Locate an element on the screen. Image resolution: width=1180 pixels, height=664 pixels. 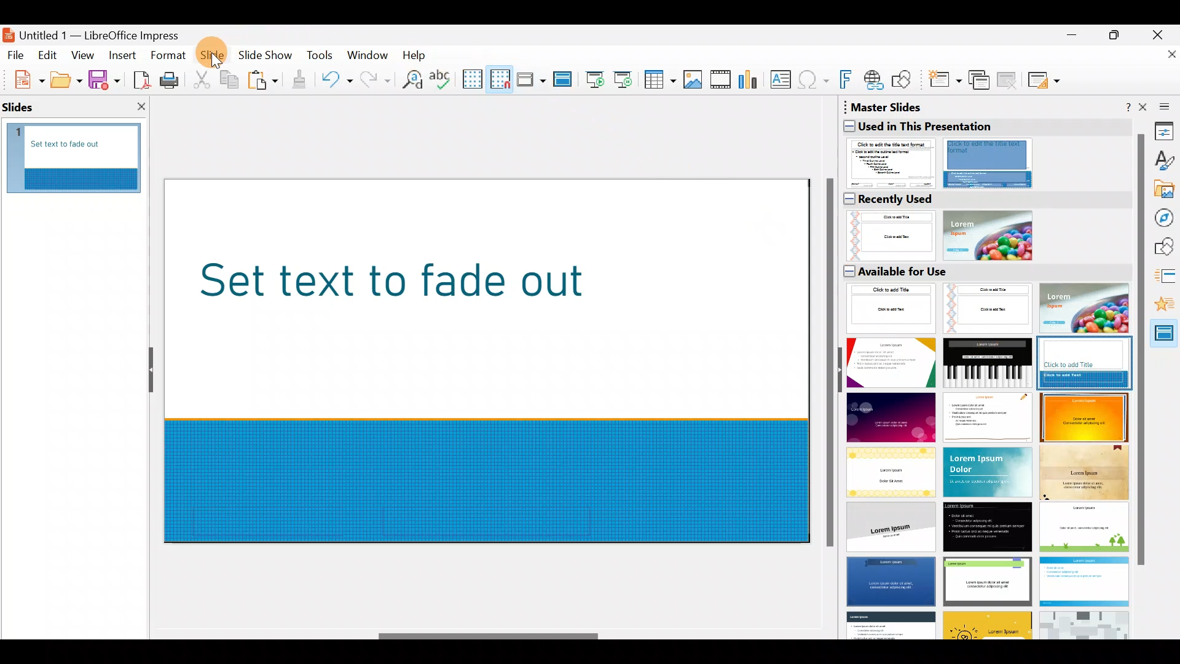
Scroll bar is located at coordinates (489, 636).